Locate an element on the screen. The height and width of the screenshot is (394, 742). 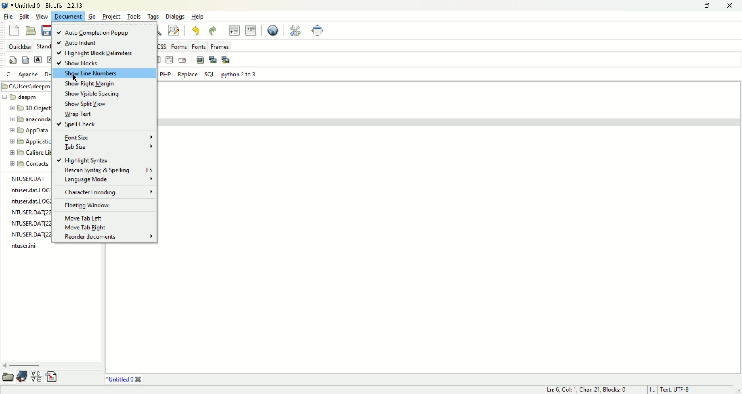
character encoding is located at coordinates (108, 192).